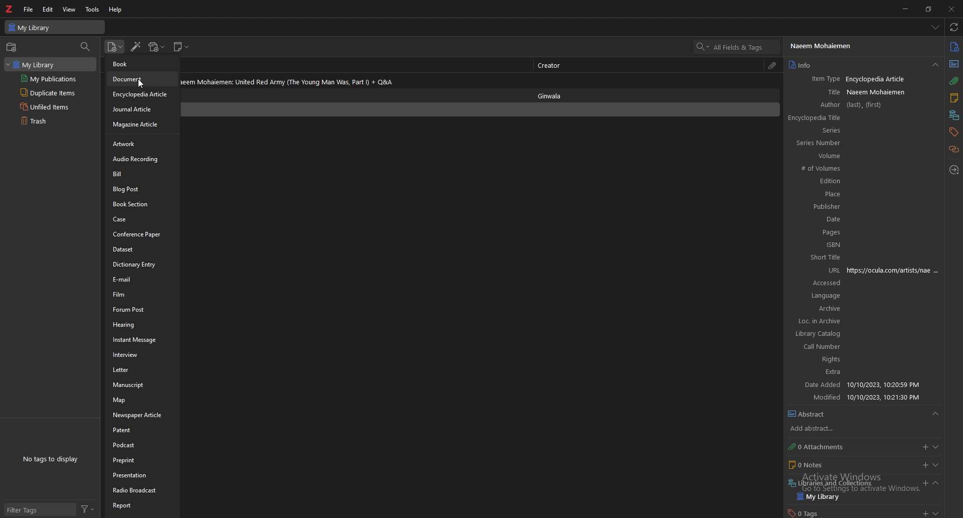 The height and width of the screenshot is (518, 963). What do you see at coordinates (86, 48) in the screenshot?
I see `filter collection` at bounding box center [86, 48].